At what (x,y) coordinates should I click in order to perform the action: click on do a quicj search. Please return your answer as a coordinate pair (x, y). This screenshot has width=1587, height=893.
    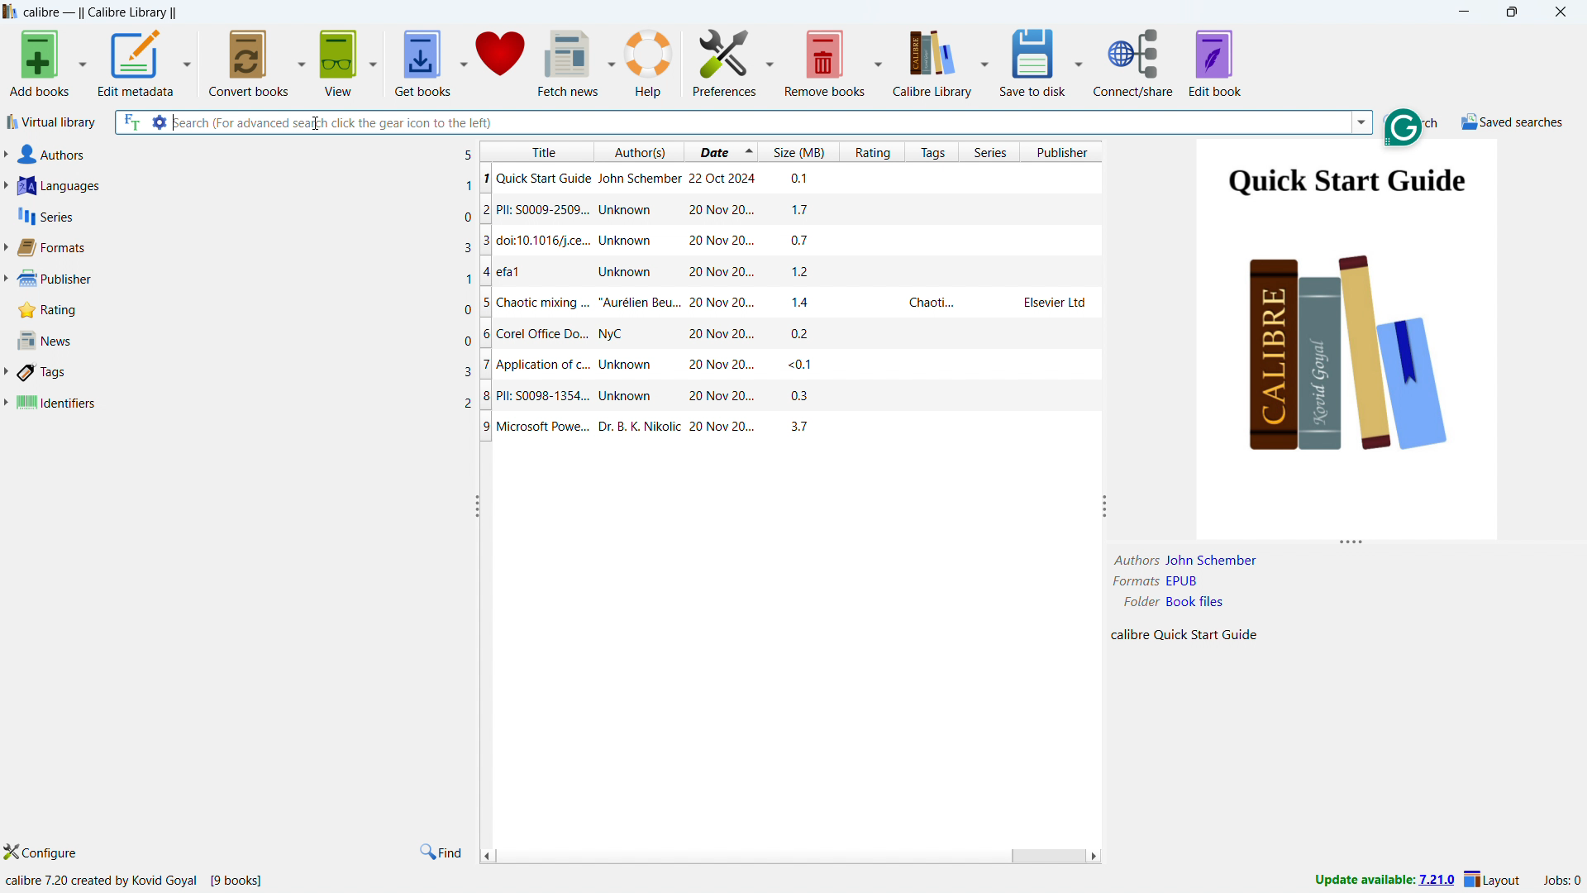
    Looking at the image, I should click on (1412, 121).